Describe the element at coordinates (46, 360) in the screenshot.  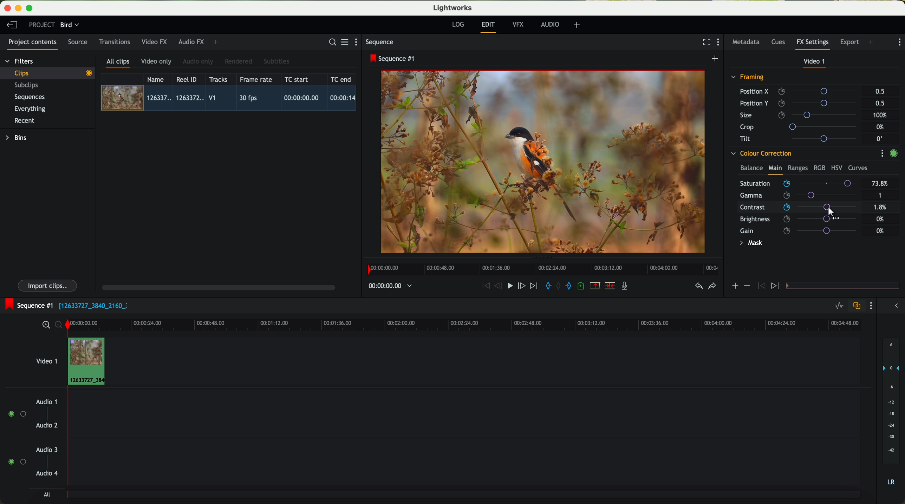
I see `video 1` at that location.